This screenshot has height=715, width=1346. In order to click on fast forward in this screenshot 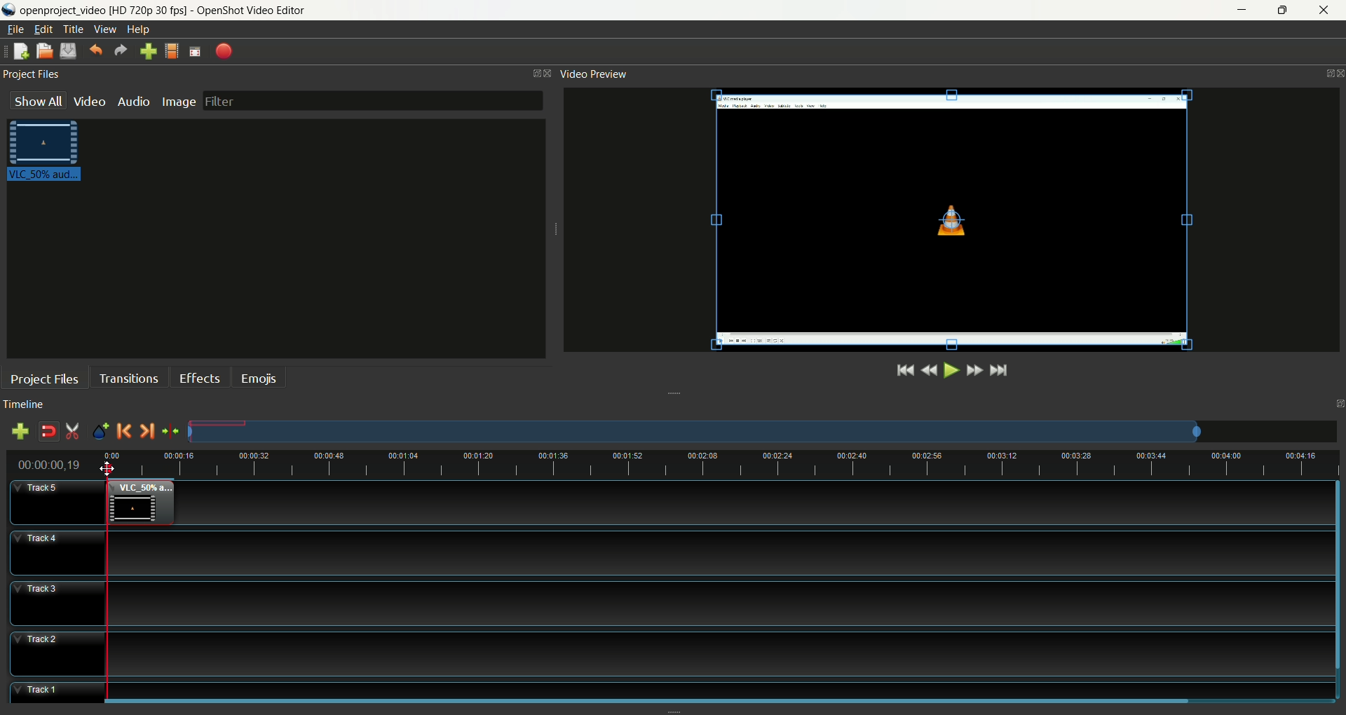, I will do `click(974, 370)`.